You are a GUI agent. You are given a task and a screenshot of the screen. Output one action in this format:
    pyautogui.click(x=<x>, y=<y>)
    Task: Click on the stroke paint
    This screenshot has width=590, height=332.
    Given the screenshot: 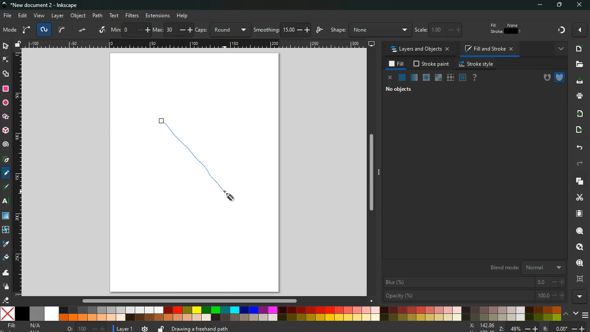 What is the action you would take?
    pyautogui.click(x=432, y=64)
    